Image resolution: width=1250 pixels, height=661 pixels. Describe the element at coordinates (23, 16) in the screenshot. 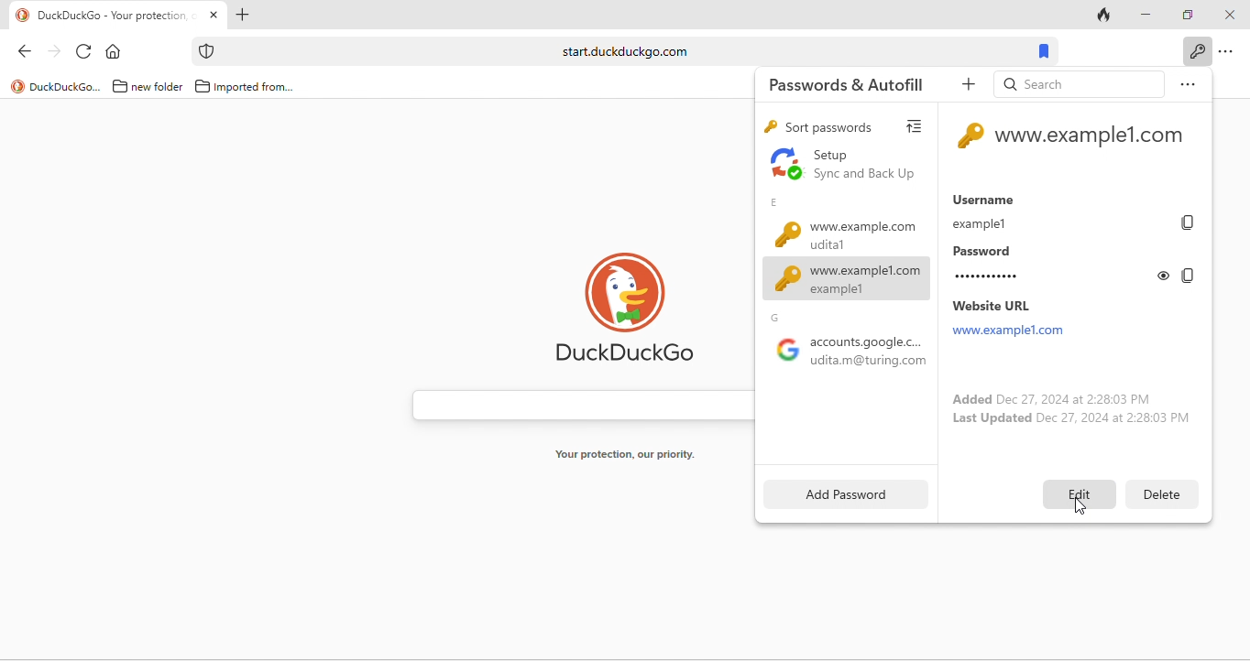

I see `logo` at that location.